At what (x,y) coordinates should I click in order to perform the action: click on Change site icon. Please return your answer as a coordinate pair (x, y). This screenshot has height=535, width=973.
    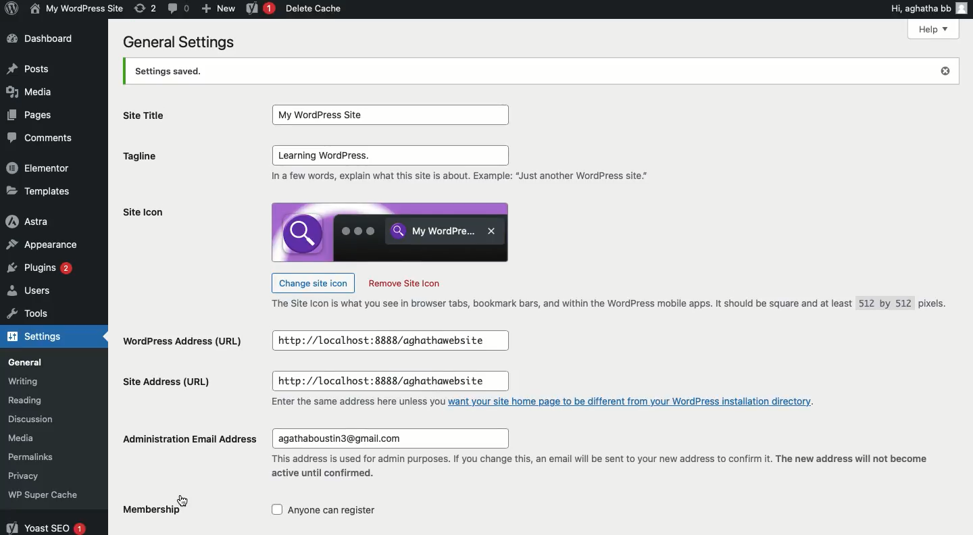
    Looking at the image, I should click on (313, 283).